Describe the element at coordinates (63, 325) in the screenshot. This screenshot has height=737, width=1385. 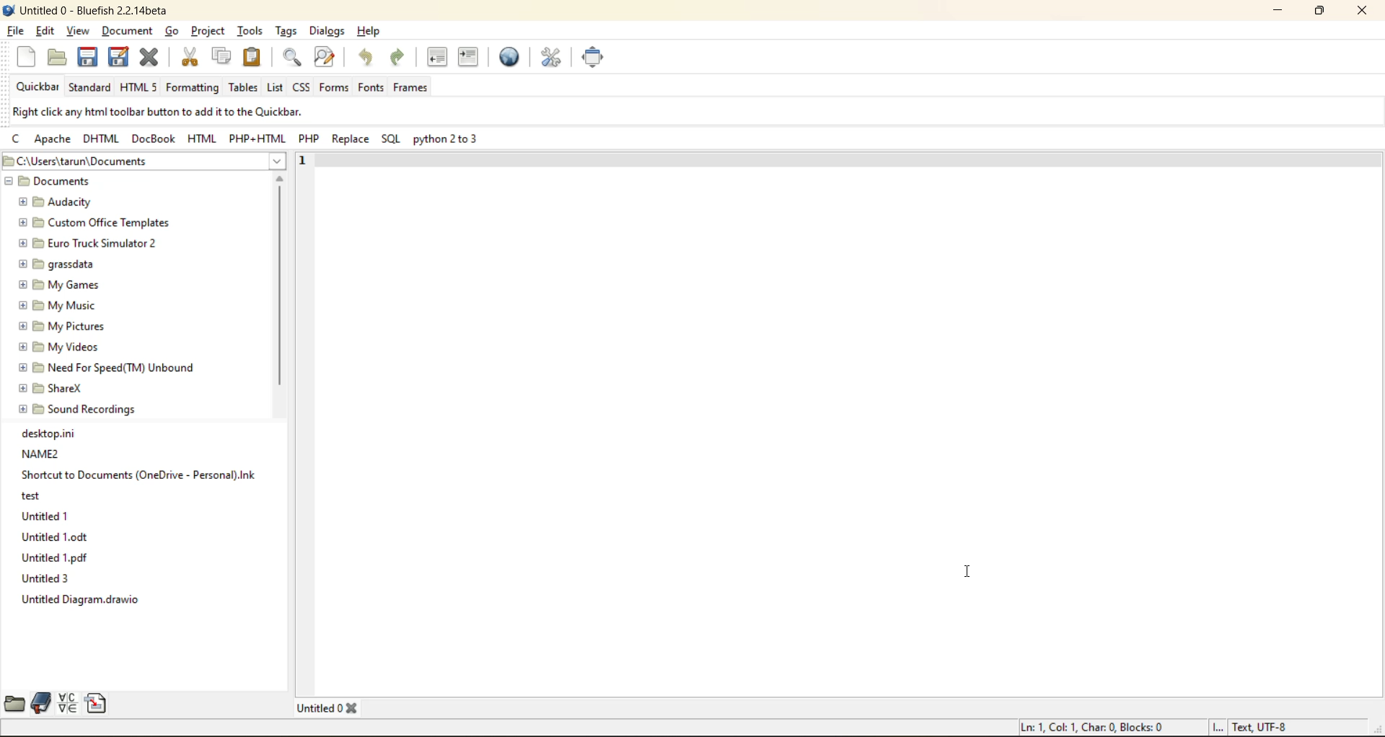
I see `# B My Pictures` at that location.